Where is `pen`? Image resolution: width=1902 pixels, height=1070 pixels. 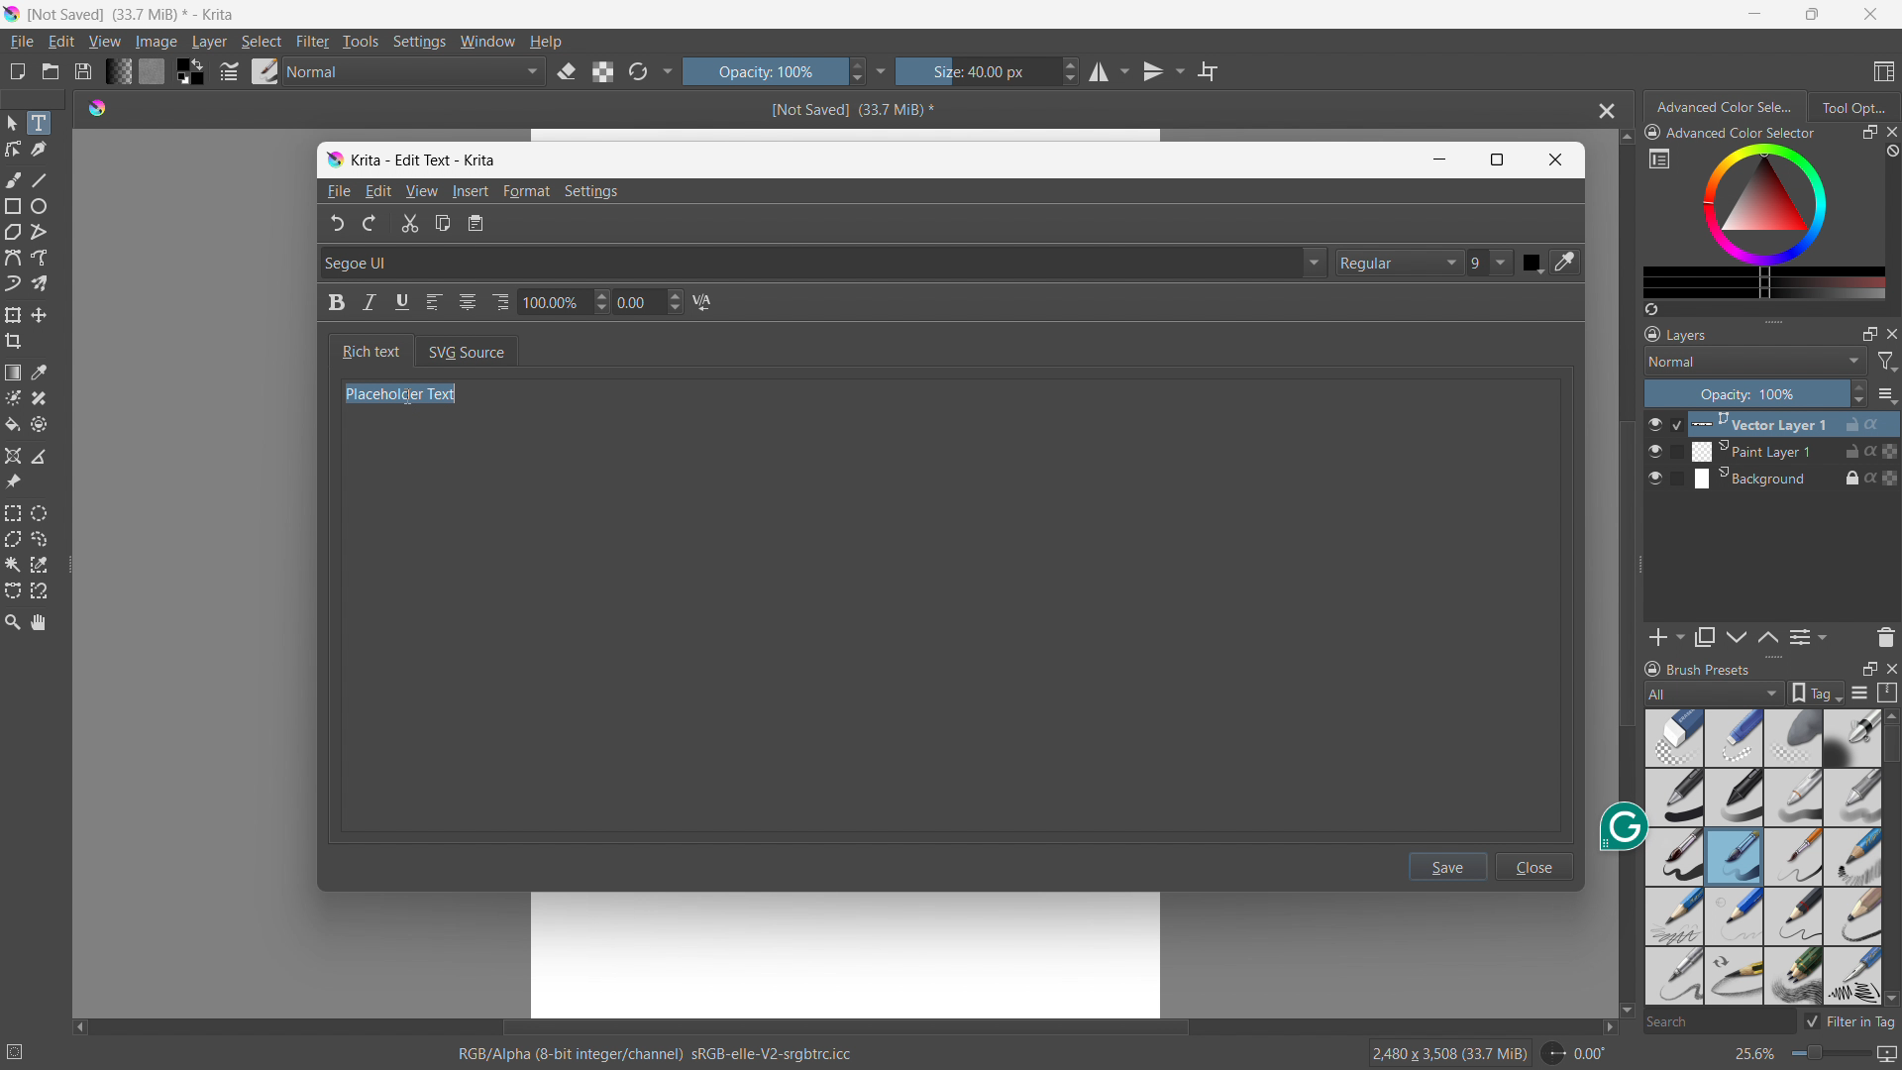 pen is located at coordinates (1735, 798).